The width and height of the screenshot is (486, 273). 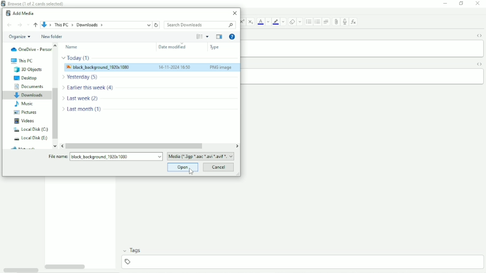 What do you see at coordinates (199, 25) in the screenshot?
I see `Search Downloads` at bounding box center [199, 25].